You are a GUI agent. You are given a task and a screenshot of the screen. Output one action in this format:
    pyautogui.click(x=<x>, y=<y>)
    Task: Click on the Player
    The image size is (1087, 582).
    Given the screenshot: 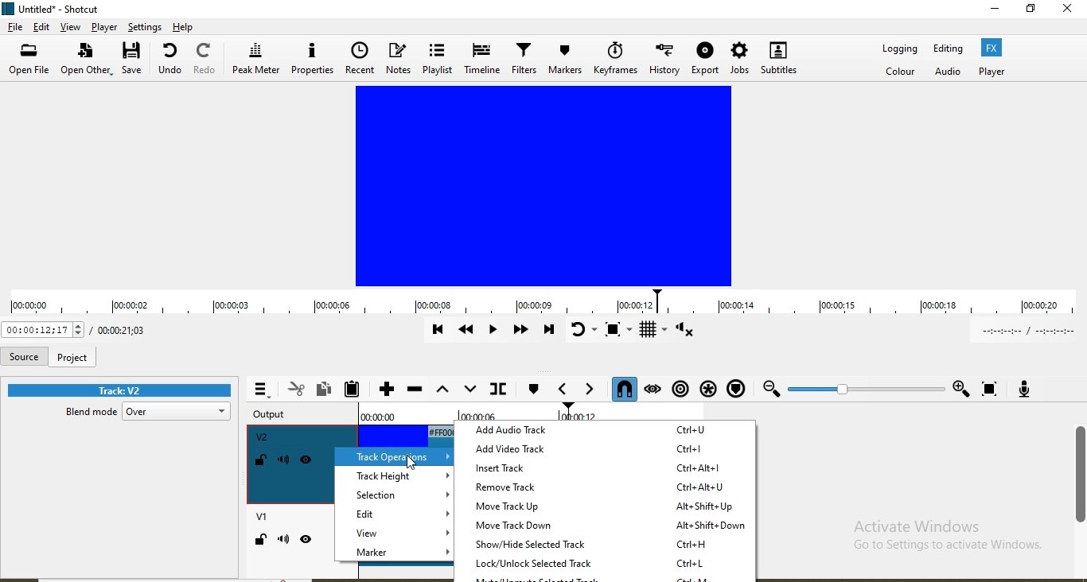 What is the action you would take?
    pyautogui.click(x=104, y=27)
    